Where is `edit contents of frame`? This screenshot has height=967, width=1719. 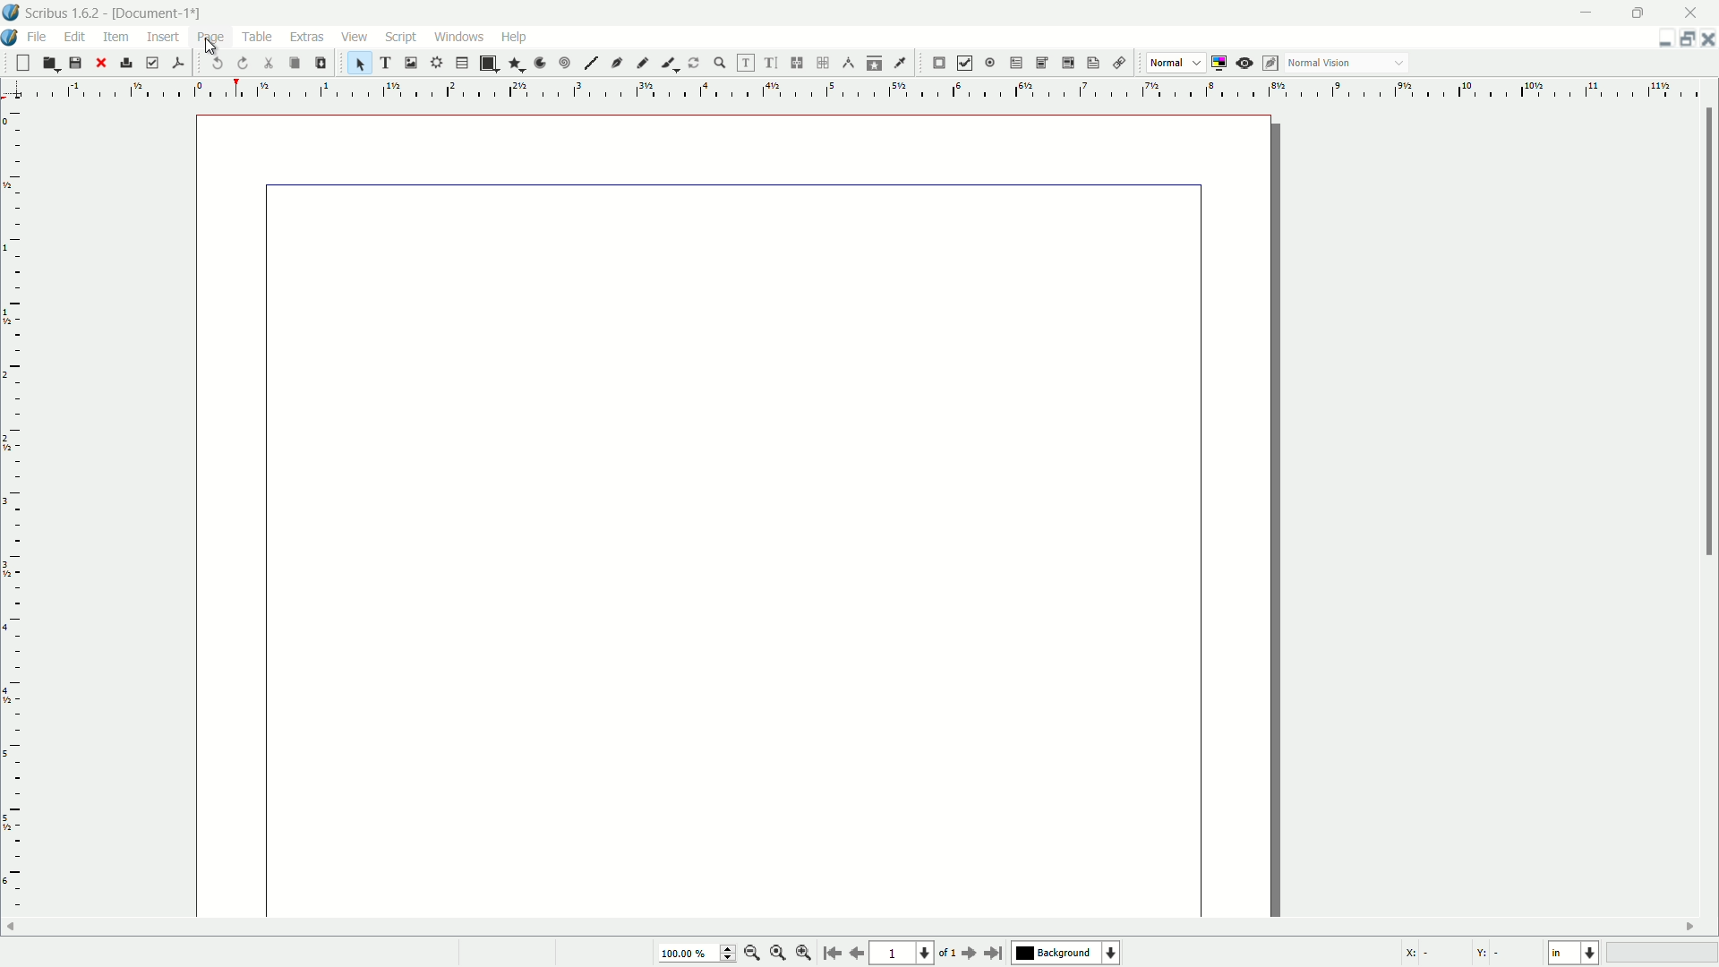
edit contents of frame is located at coordinates (743, 63).